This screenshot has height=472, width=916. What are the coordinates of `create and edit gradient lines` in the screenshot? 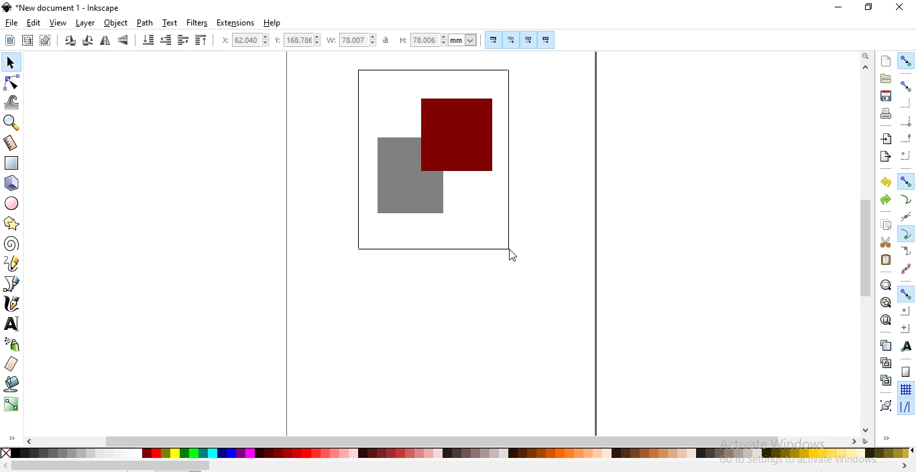 It's located at (10, 403).